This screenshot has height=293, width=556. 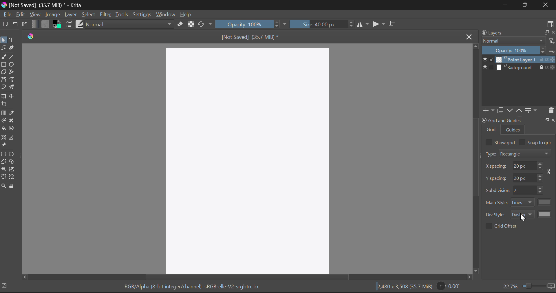 I want to click on Pattern, so click(x=46, y=24).